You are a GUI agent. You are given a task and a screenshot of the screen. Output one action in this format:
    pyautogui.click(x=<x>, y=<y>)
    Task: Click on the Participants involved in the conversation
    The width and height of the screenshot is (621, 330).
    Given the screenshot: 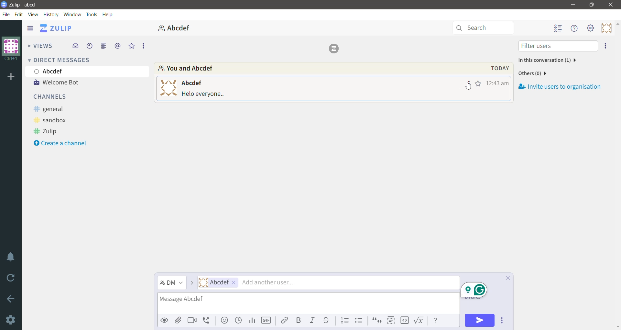 What is the action you would take?
    pyautogui.click(x=306, y=68)
    